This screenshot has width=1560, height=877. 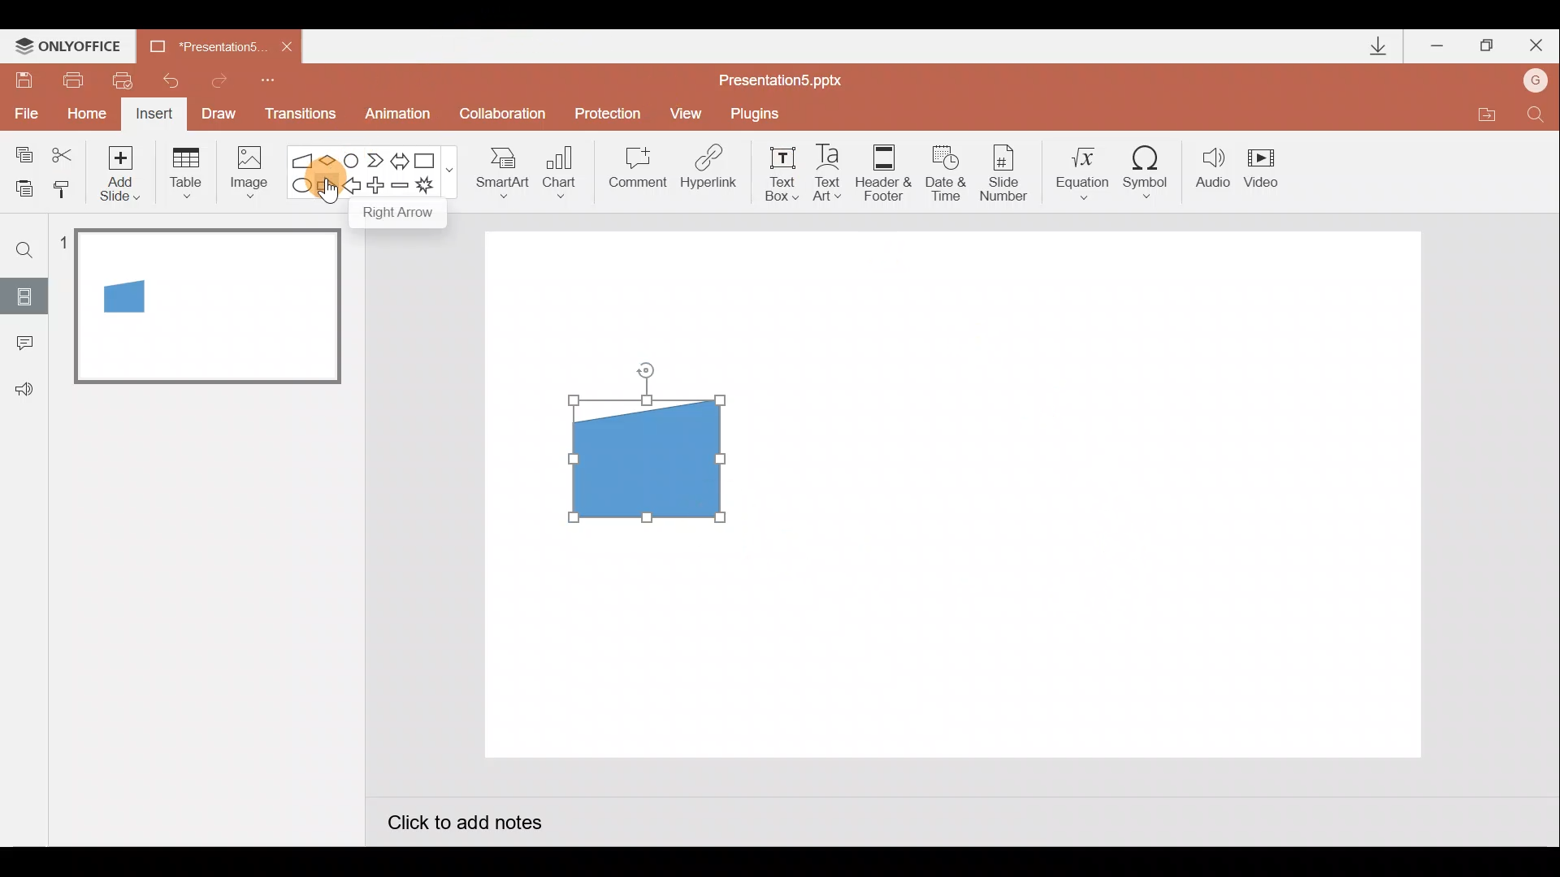 I want to click on Click to add notes, so click(x=463, y=825).